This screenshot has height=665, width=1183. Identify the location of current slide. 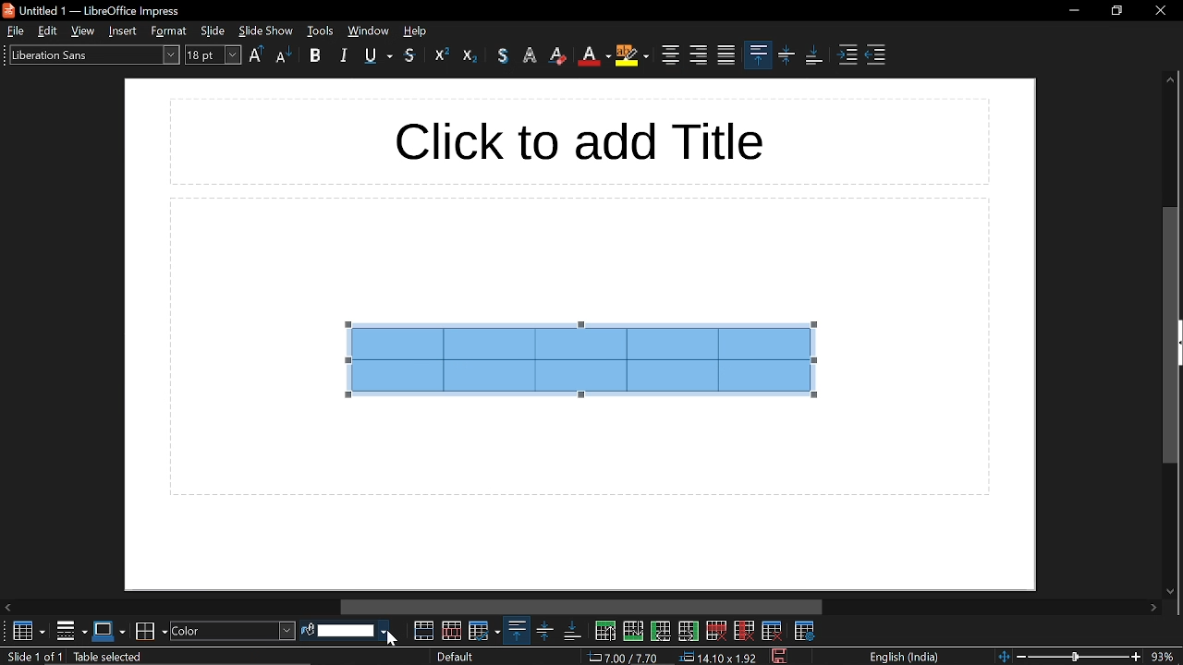
(31, 658).